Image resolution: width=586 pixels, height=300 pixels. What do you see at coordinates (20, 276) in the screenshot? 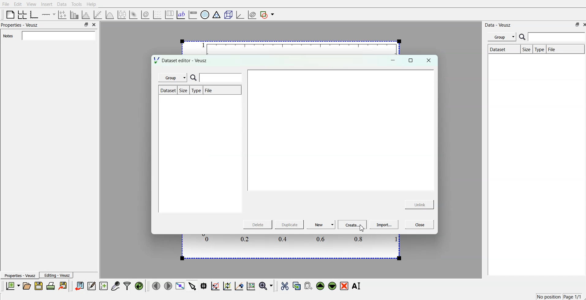
I see `Properties - Veusz` at bounding box center [20, 276].